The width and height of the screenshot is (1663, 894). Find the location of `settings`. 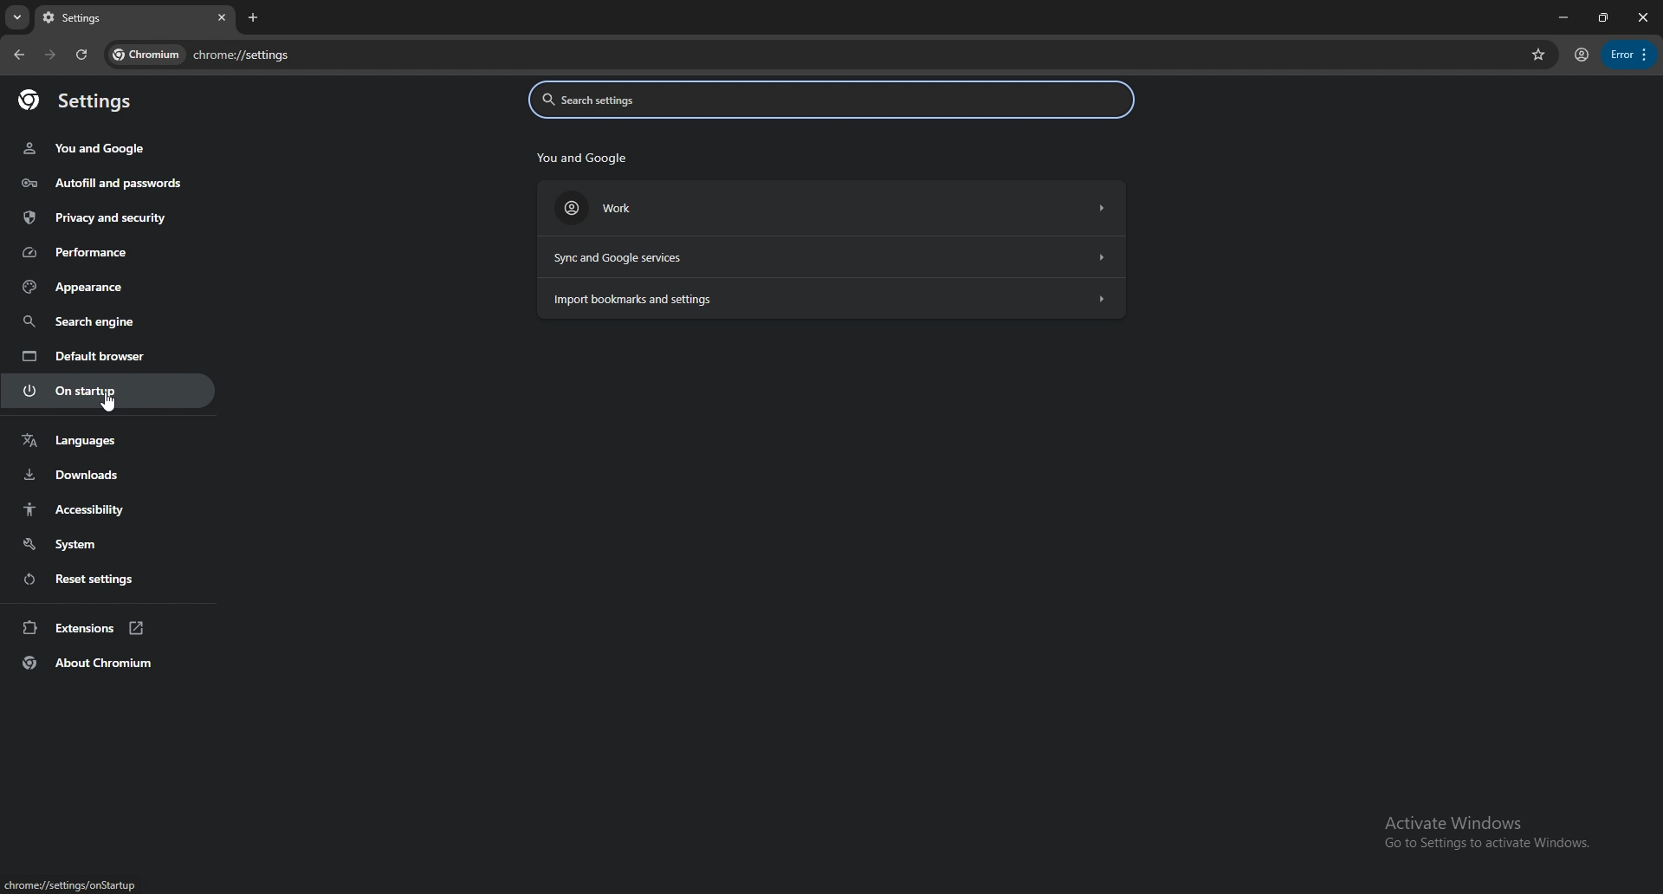

settings is located at coordinates (88, 102).